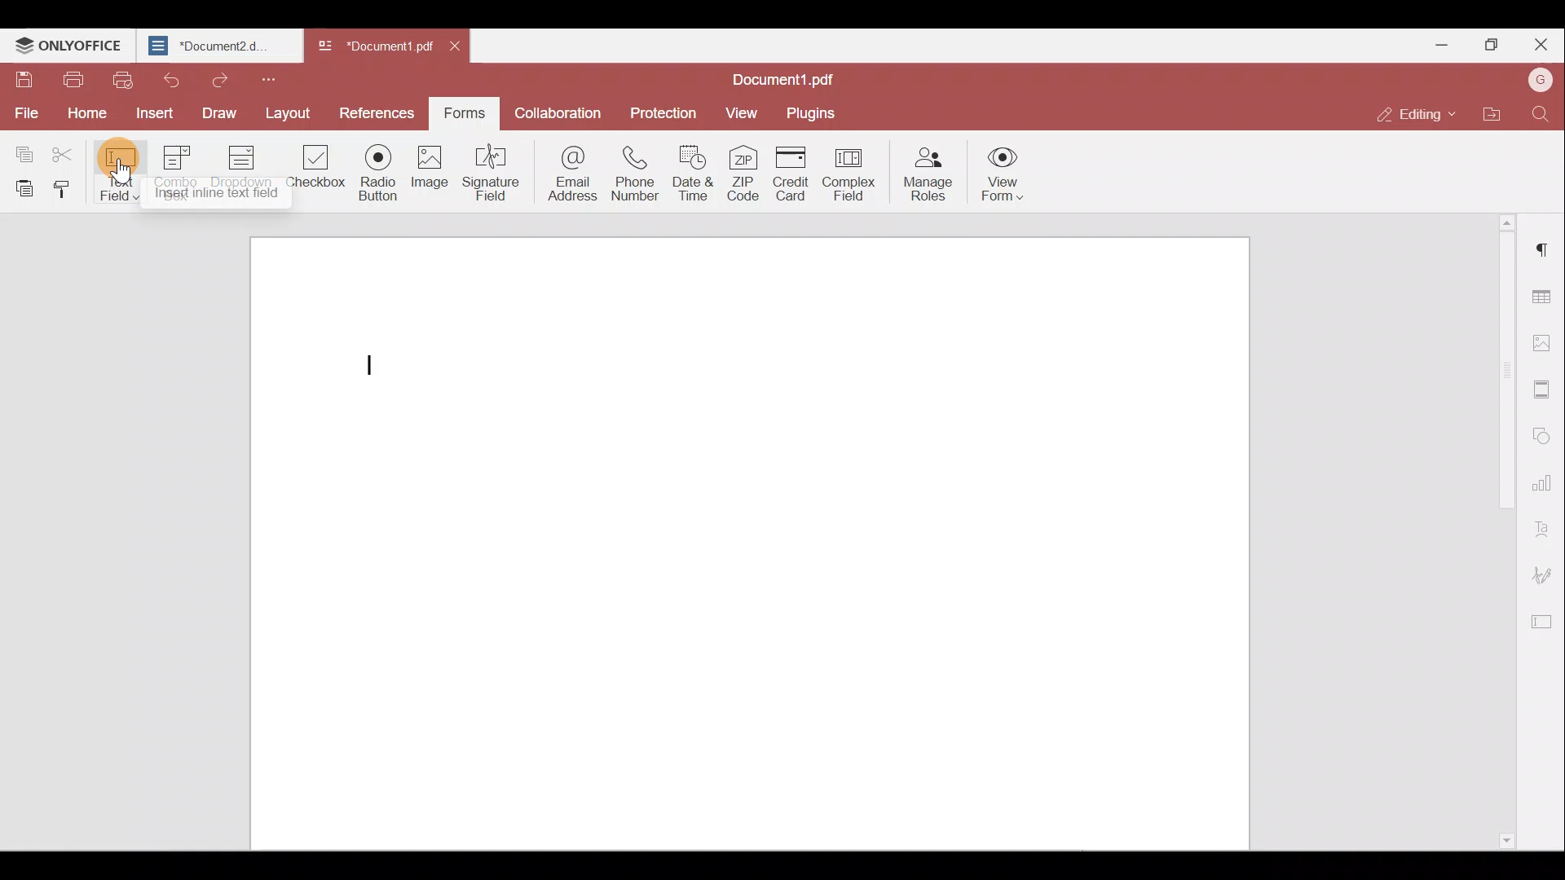  I want to click on Editing mode, so click(1408, 112).